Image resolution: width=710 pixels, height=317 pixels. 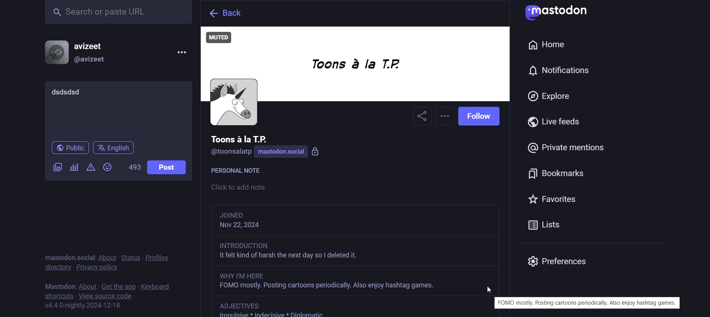 I want to click on lists, so click(x=549, y=224).